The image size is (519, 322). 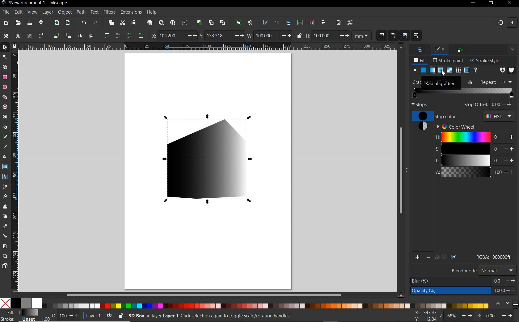 I want to click on MOVE GRADIENTS, so click(x=404, y=35).